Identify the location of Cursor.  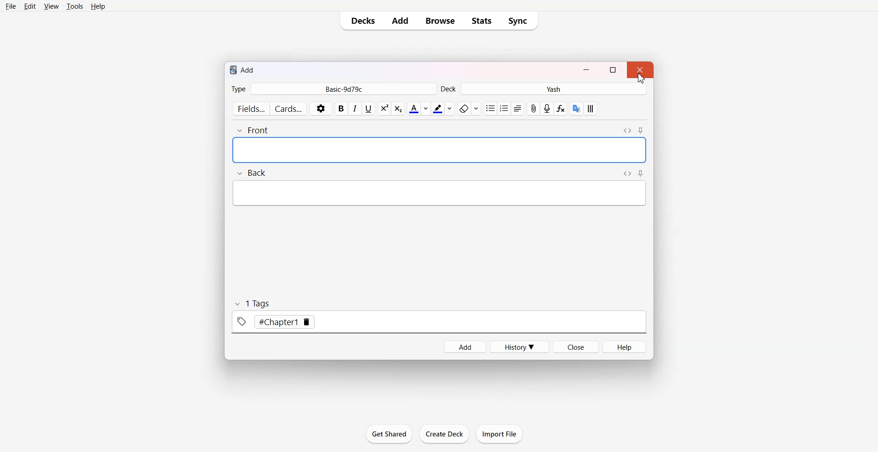
(641, 78).